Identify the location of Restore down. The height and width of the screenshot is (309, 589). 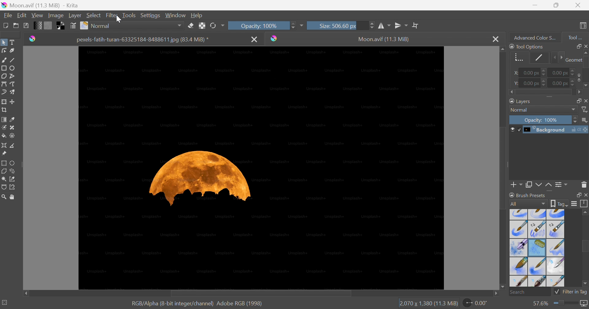
(576, 100).